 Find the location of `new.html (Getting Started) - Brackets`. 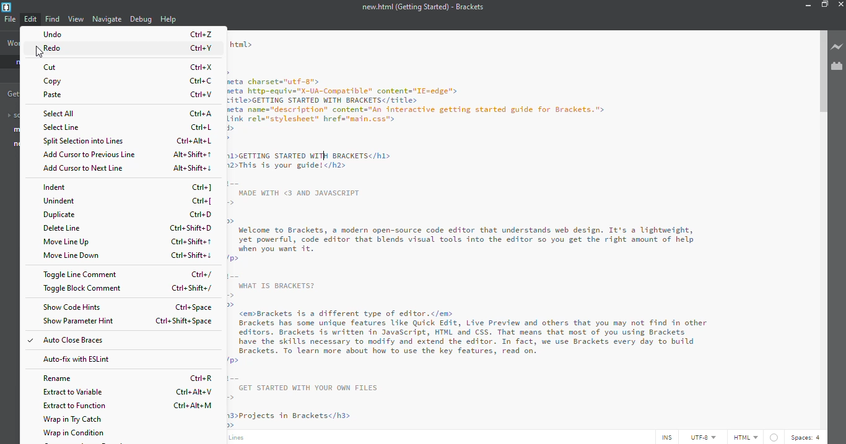

new.html (Getting Started) - Brackets is located at coordinates (423, 7).